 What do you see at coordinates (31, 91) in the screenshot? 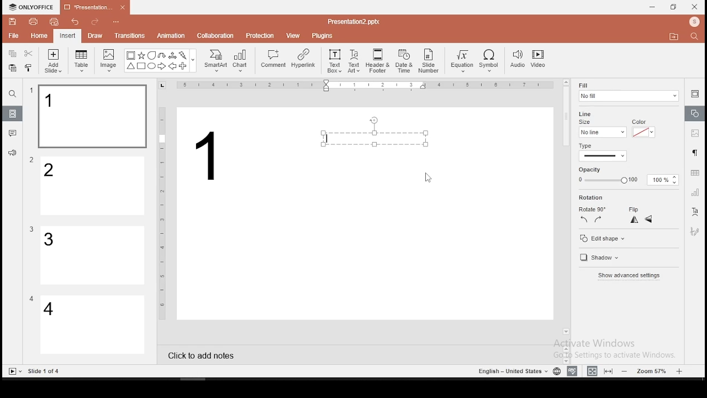
I see `` at bounding box center [31, 91].